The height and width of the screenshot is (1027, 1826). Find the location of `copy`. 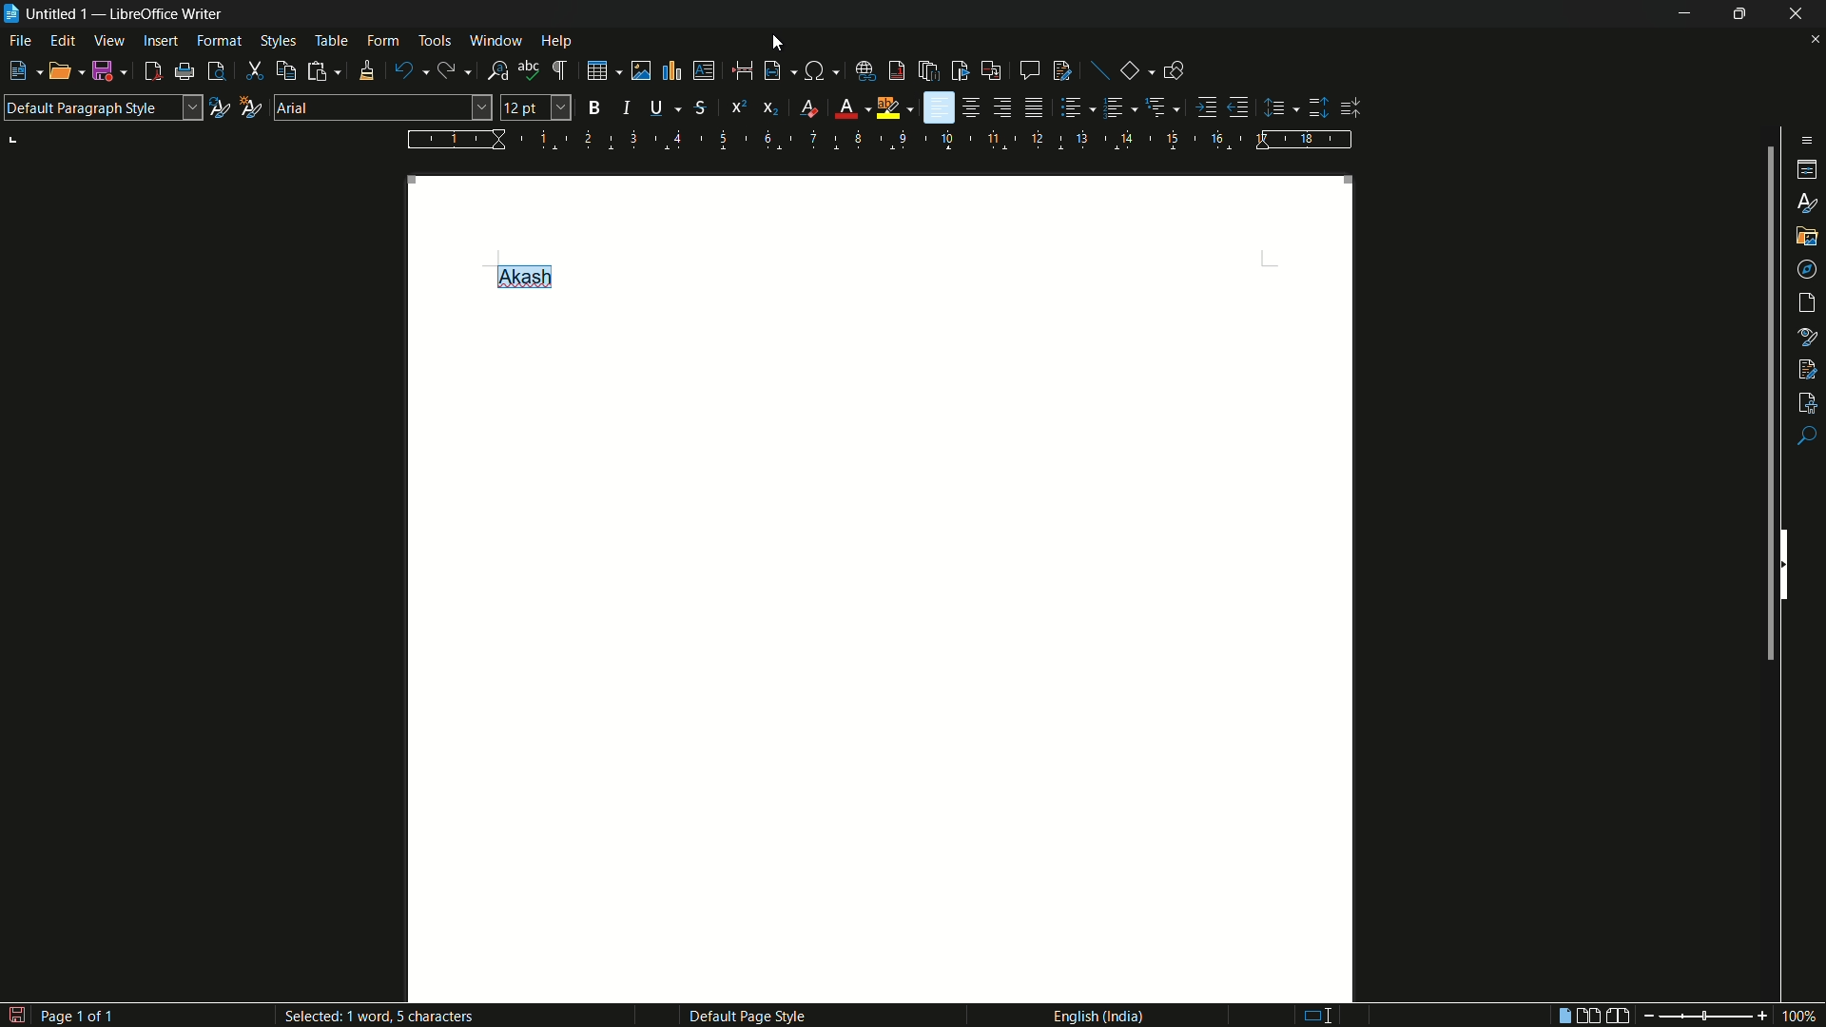

copy is located at coordinates (286, 71).